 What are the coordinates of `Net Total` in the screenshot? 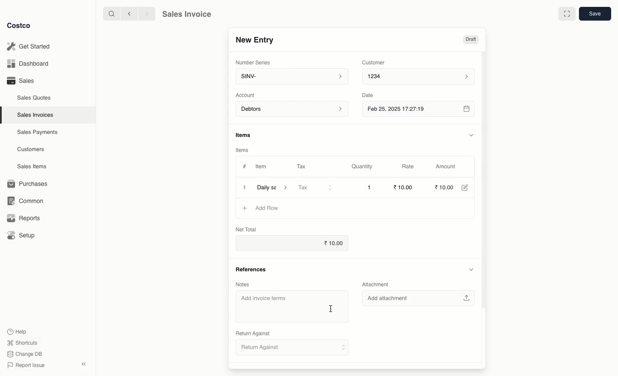 It's located at (244, 229).